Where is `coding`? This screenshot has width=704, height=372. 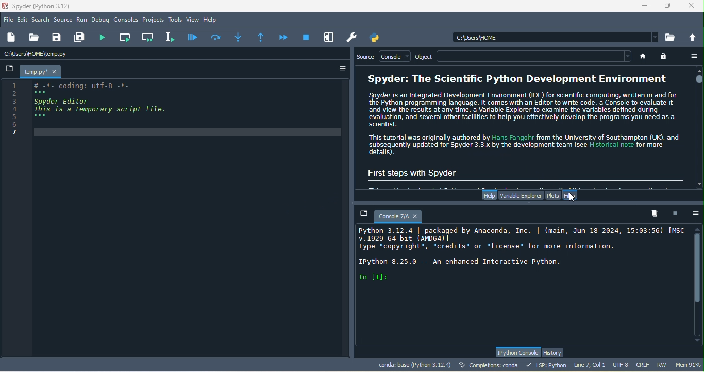
coding is located at coordinates (92, 111).